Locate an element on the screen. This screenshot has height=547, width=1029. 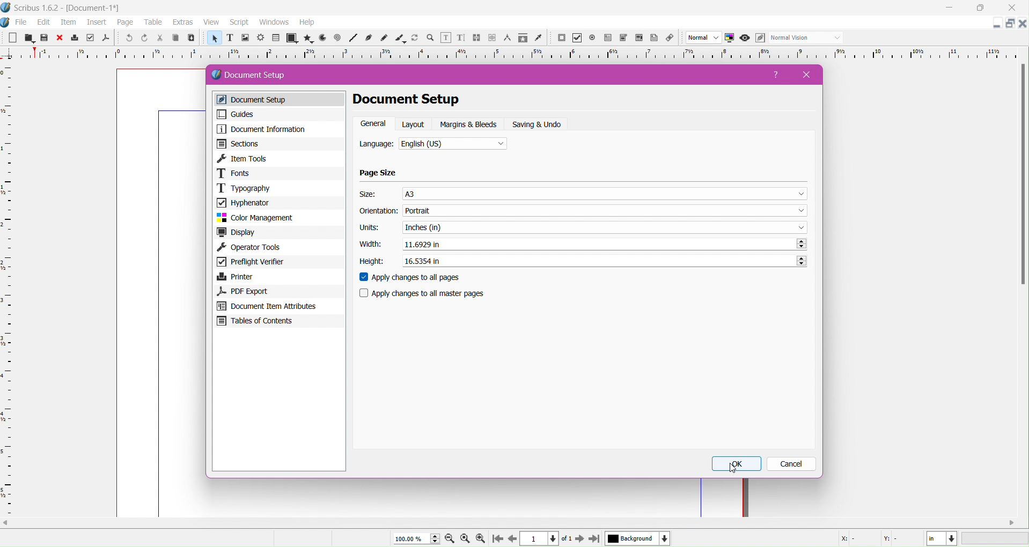
measurement unit is located at coordinates (942, 538).